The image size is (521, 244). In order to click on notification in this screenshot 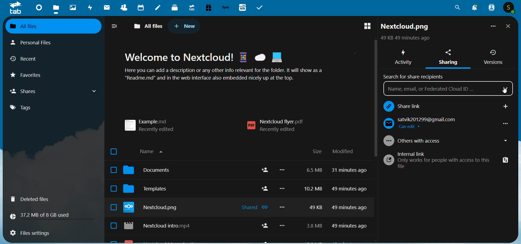, I will do `click(473, 8)`.